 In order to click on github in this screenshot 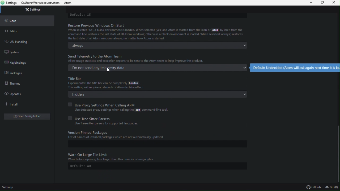, I will do `click(314, 187)`.